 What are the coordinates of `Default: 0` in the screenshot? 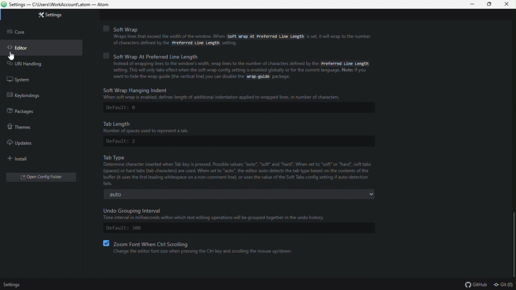 It's located at (124, 108).